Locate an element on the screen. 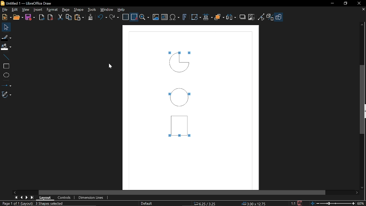 The image size is (366, 206). Untitled 1 — LibreOffice Draw is located at coordinates (32, 3).